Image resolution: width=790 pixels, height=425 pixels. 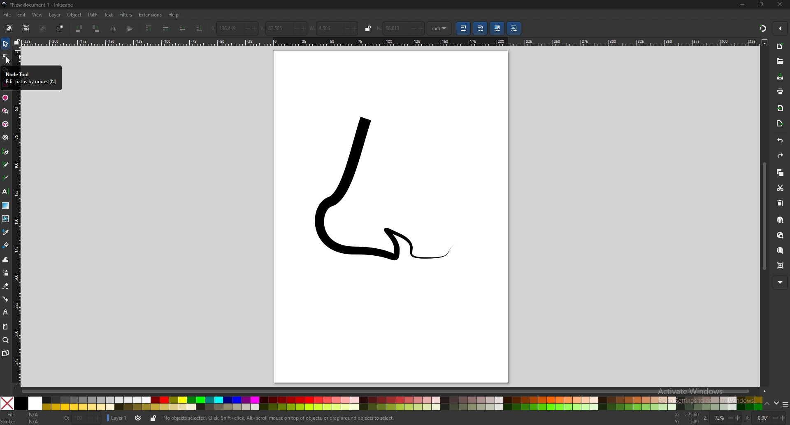 I want to click on zoom, so click(x=727, y=419).